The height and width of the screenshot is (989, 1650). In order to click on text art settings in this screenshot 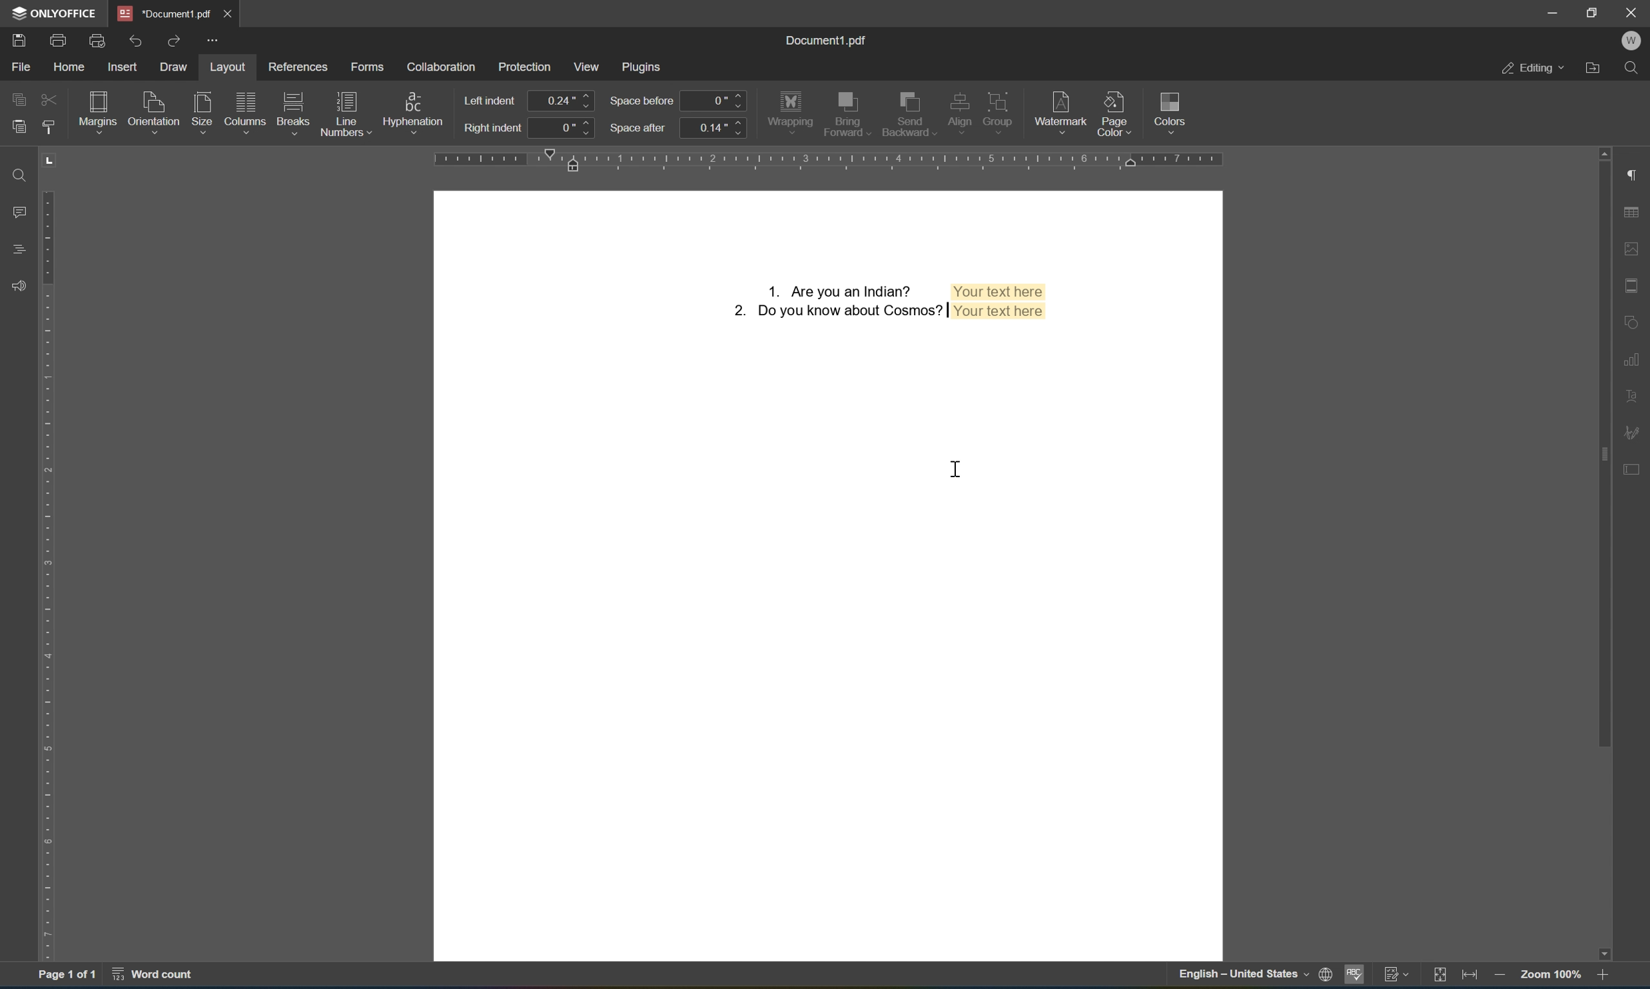, I will do `click(1635, 393)`.